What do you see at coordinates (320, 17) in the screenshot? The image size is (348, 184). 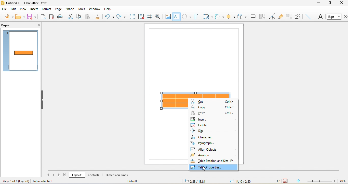 I see `font` at bounding box center [320, 17].